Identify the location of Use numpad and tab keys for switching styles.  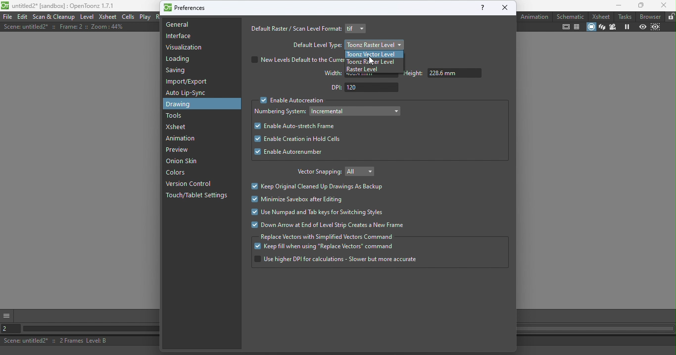
(317, 213).